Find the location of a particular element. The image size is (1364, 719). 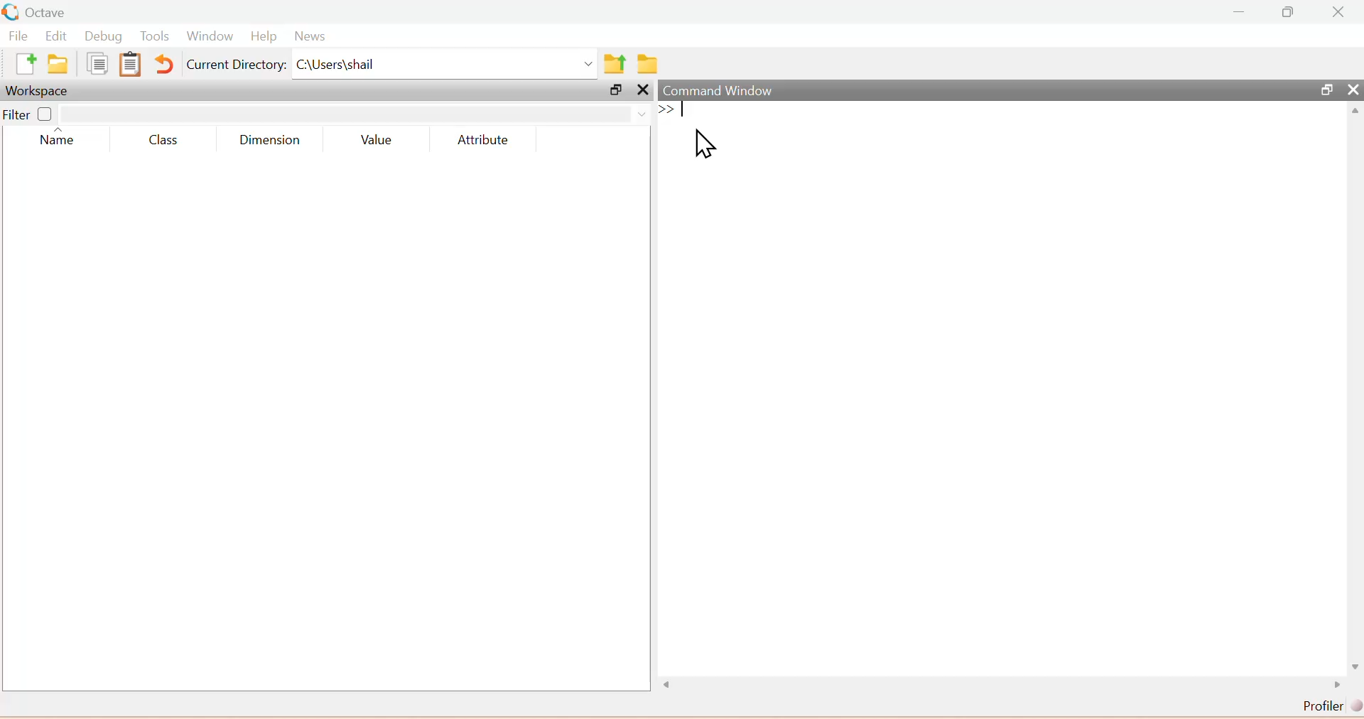

Window is located at coordinates (207, 38).